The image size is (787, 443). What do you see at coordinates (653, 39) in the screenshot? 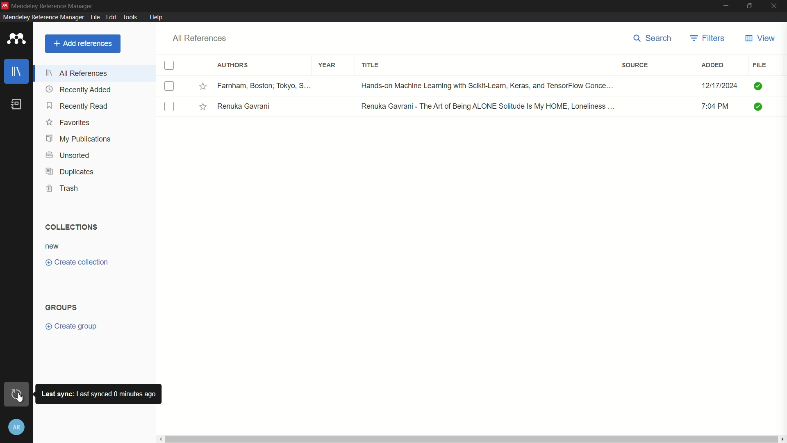
I see `search` at bounding box center [653, 39].